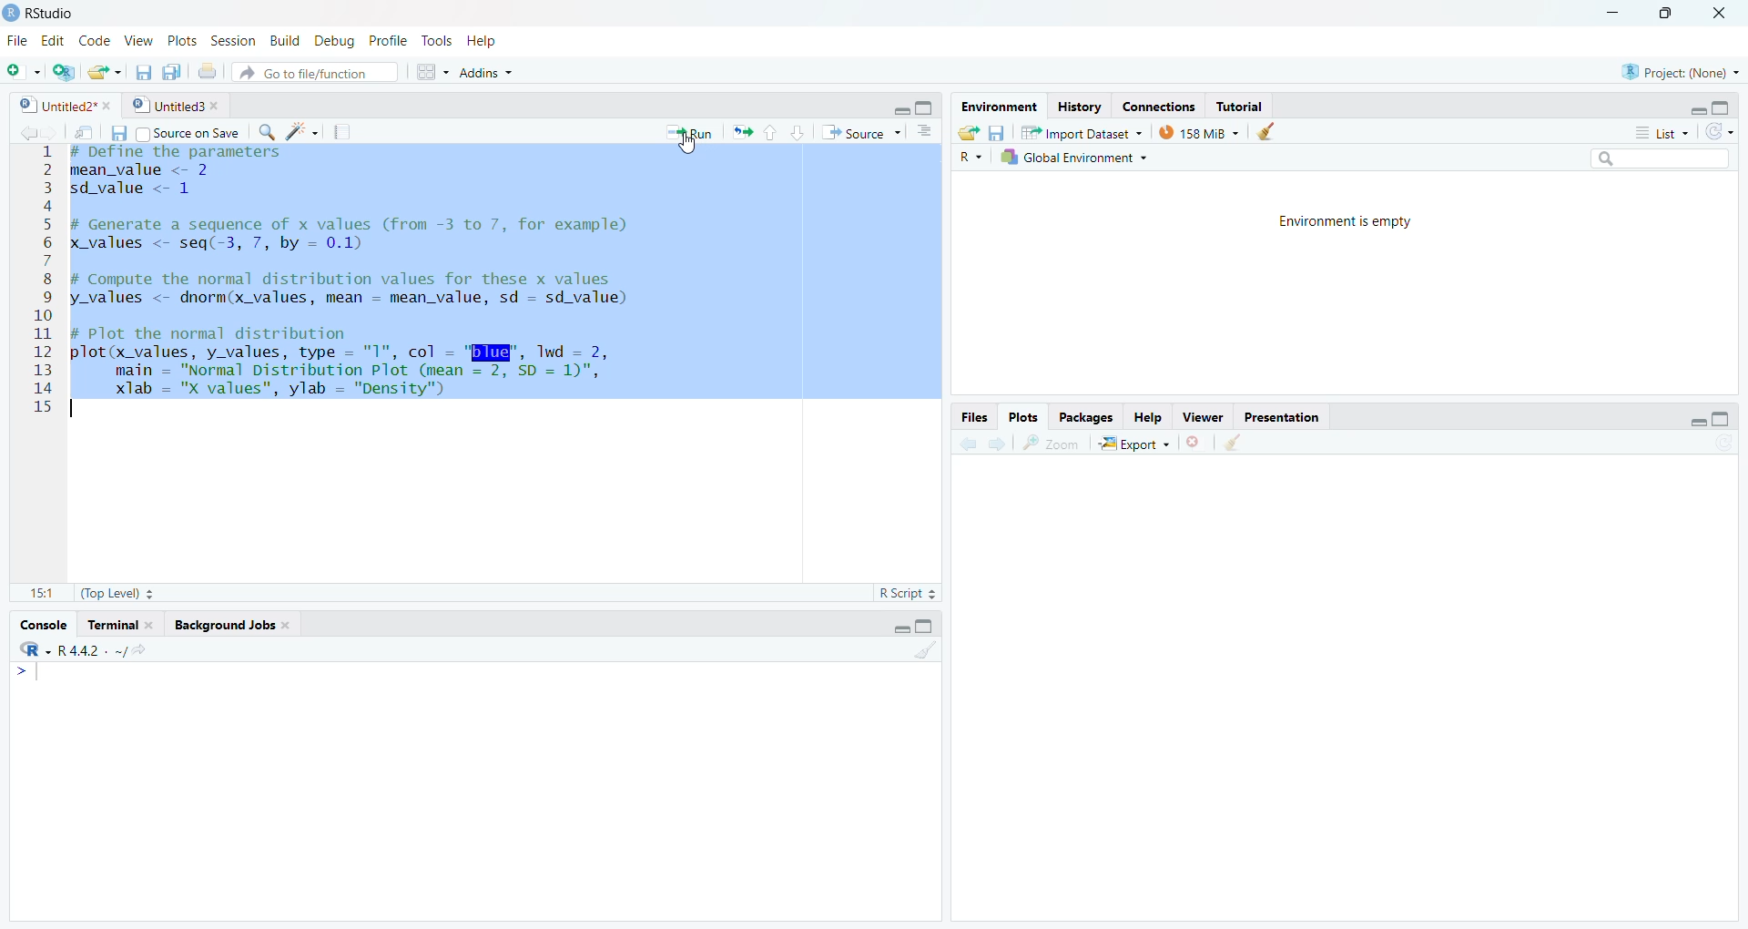 The height and width of the screenshot is (929, 1748). What do you see at coordinates (1242, 106) in the screenshot?
I see `Tutorial` at bounding box center [1242, 106].